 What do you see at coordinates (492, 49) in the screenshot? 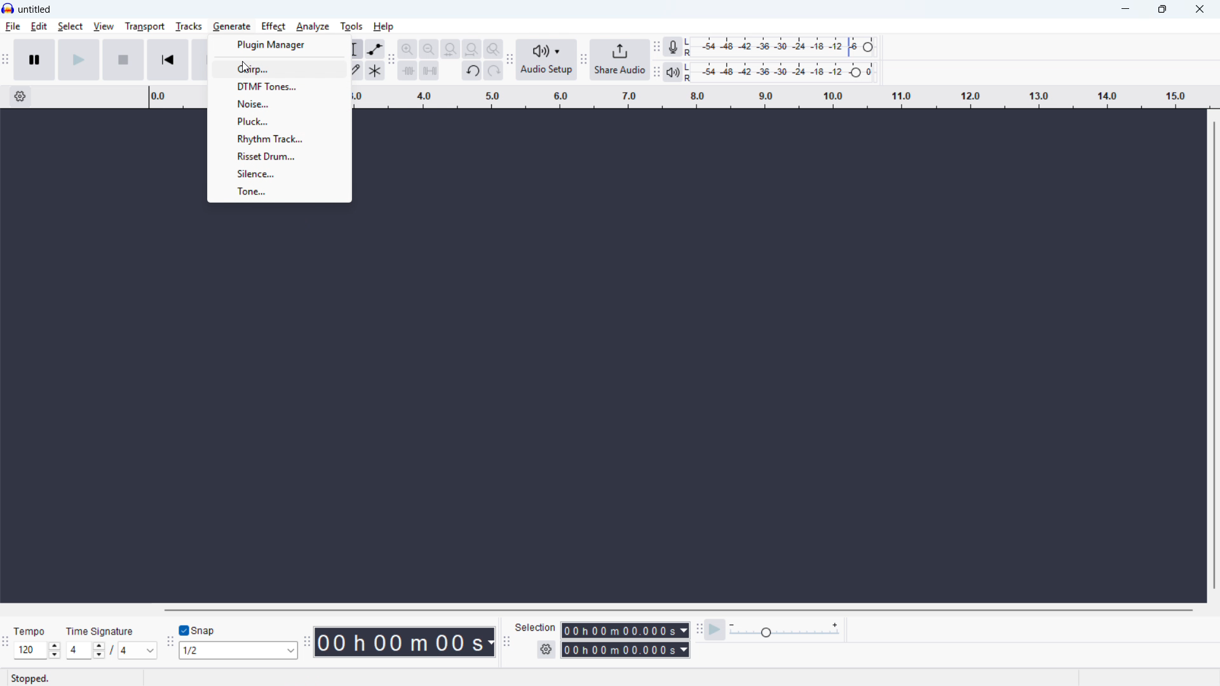
I see `Toggle zoom ` at bounding box center [492, 49].